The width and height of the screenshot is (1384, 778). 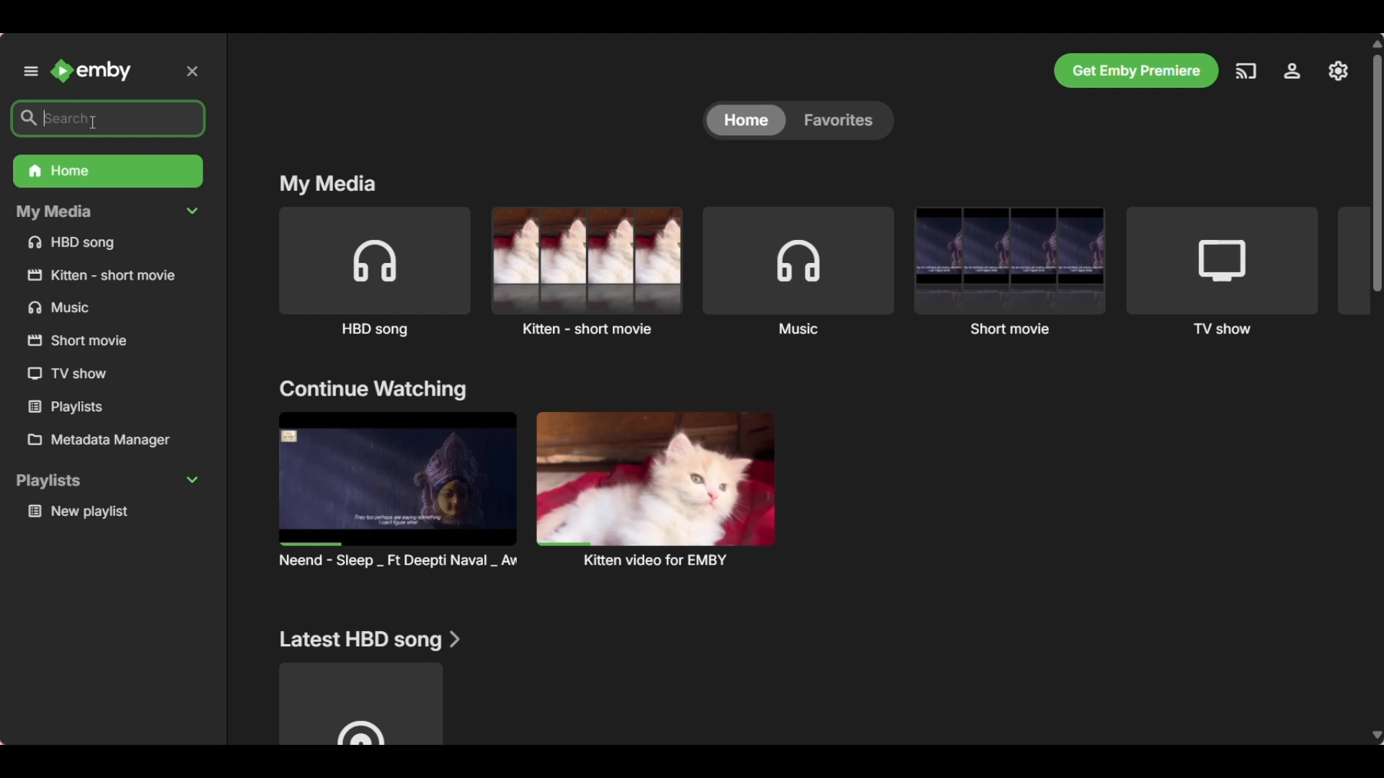 What do you see at coordinates (107, 481) in the screenshot?
I see `Collapse playlists` at bounding box center [107, 481].